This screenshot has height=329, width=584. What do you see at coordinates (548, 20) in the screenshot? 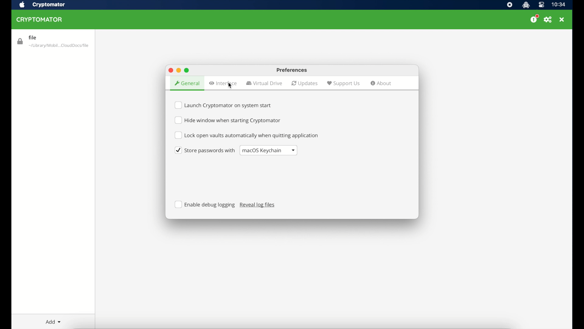
I see `preferences` at bounding box center [548, 20].